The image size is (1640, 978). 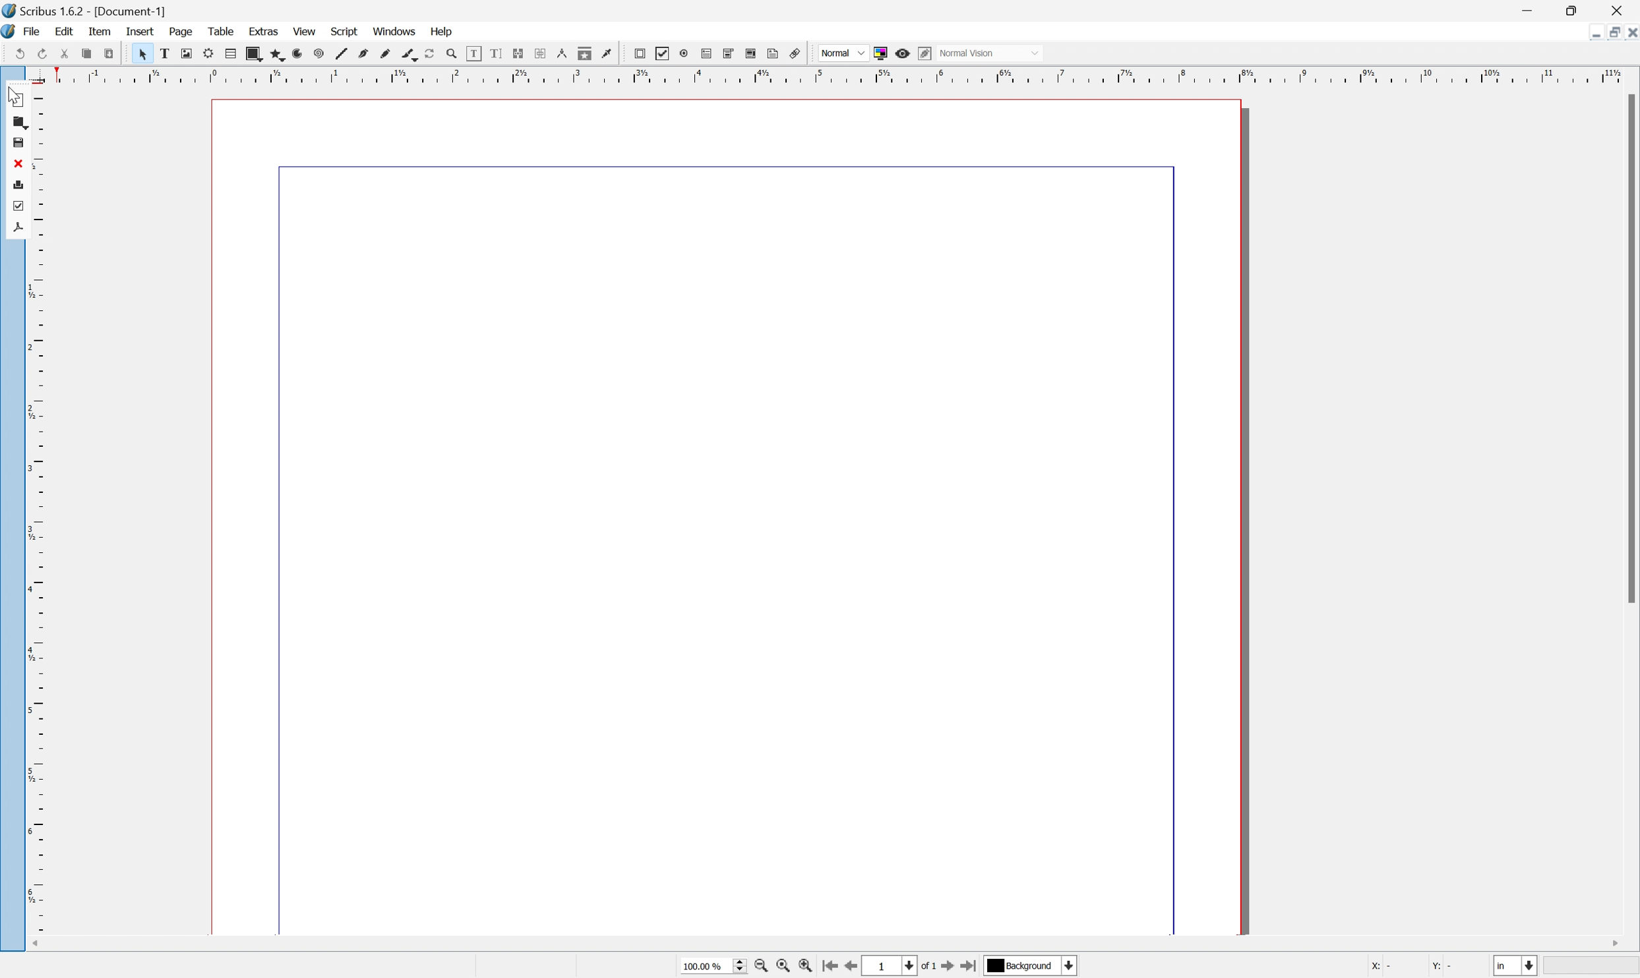 What do you see at coordinates (897, 967) in the screenshot?
I see `select current page` at bounding box center [897, 967].